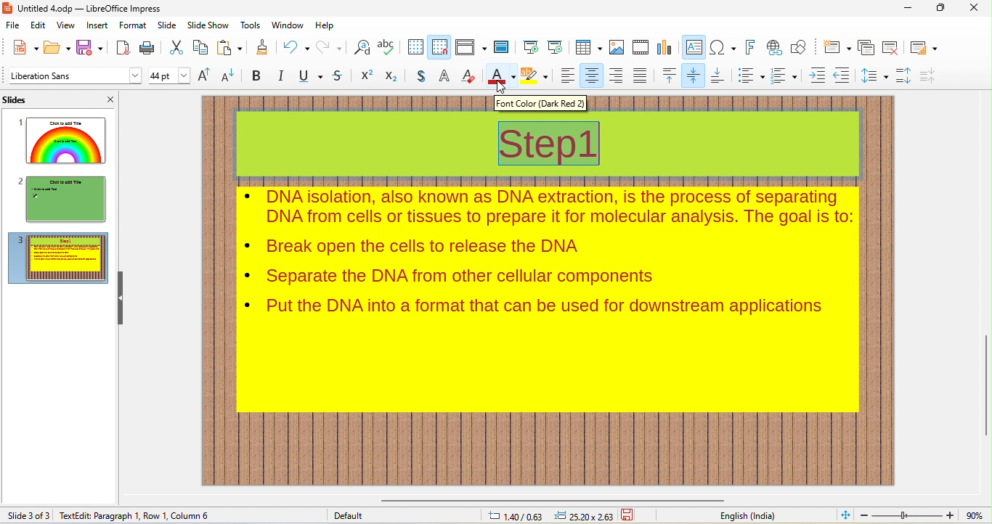  What do you see at coordinates (139, 515) in the screenshot?
I see `text edit: paragraph 1, Row 1, Column 1` at bounding box center [139, 515].